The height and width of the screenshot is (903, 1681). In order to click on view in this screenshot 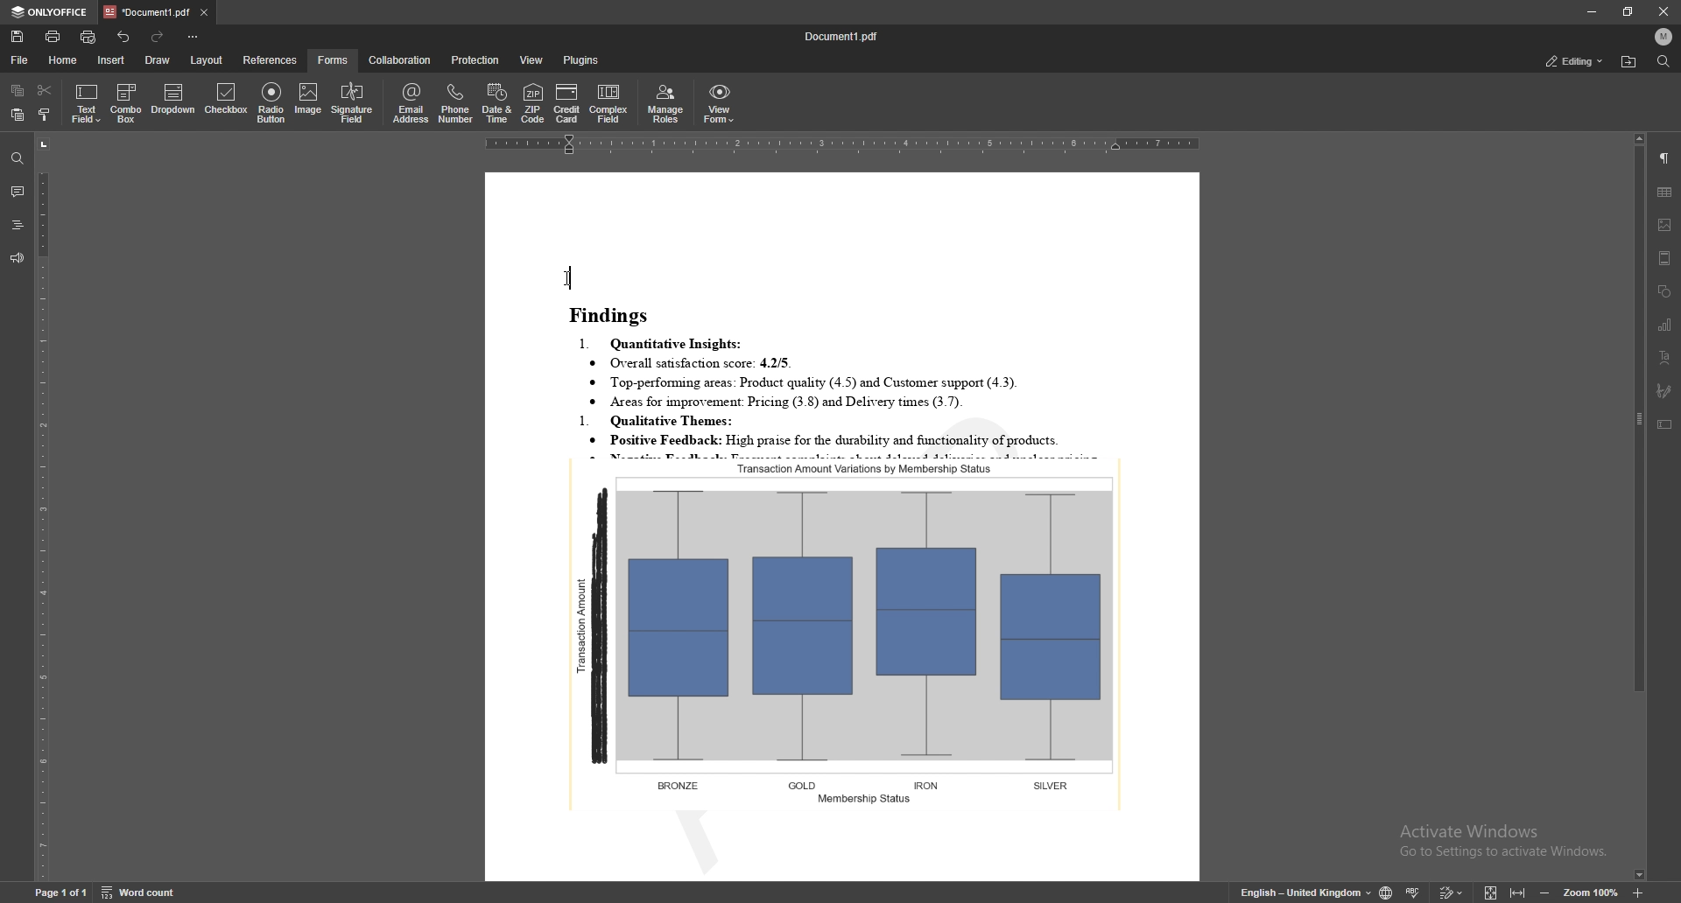, I will do `click(533, 60)`.